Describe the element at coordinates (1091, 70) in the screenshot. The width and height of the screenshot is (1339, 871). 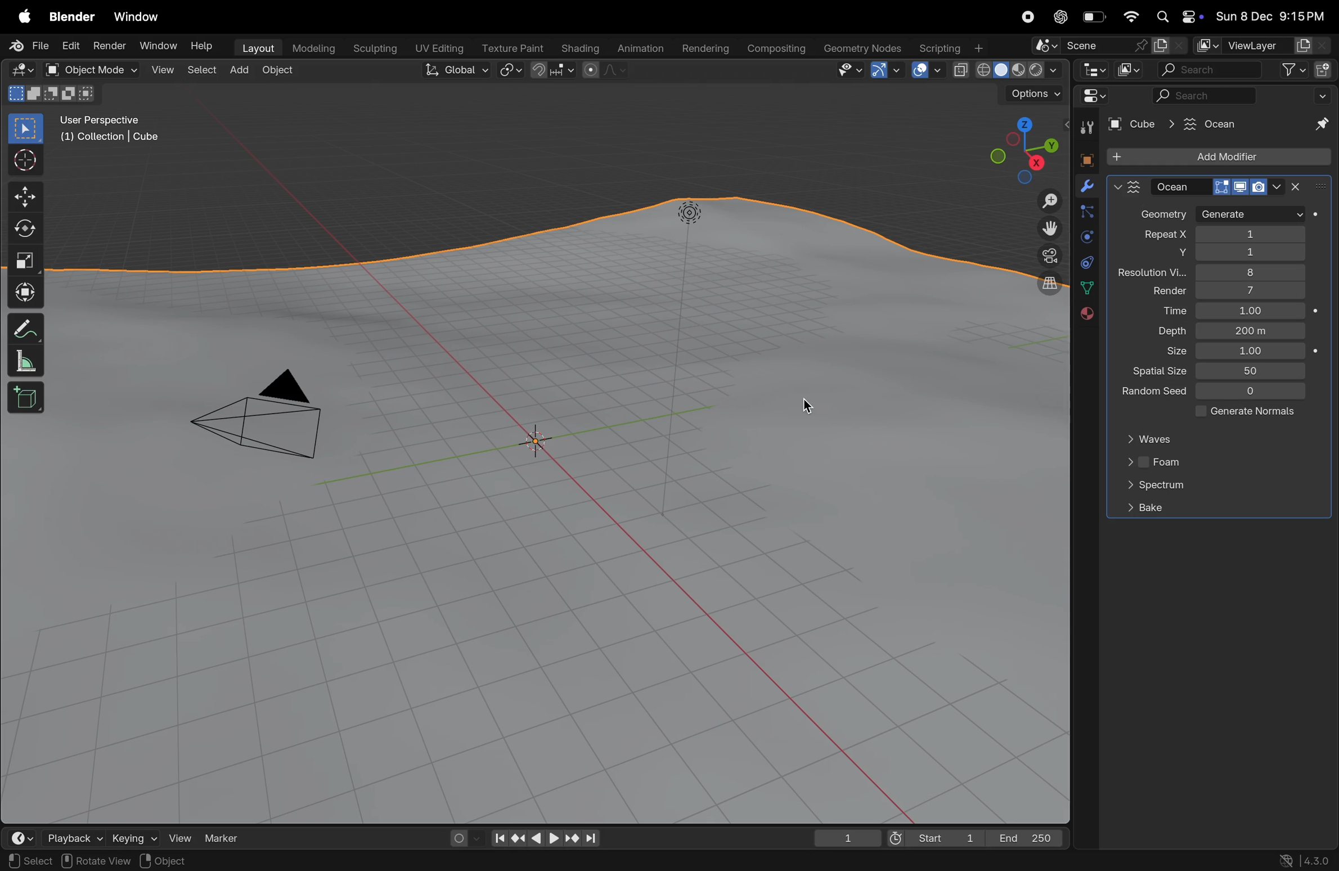
I see `editor type` at that location.